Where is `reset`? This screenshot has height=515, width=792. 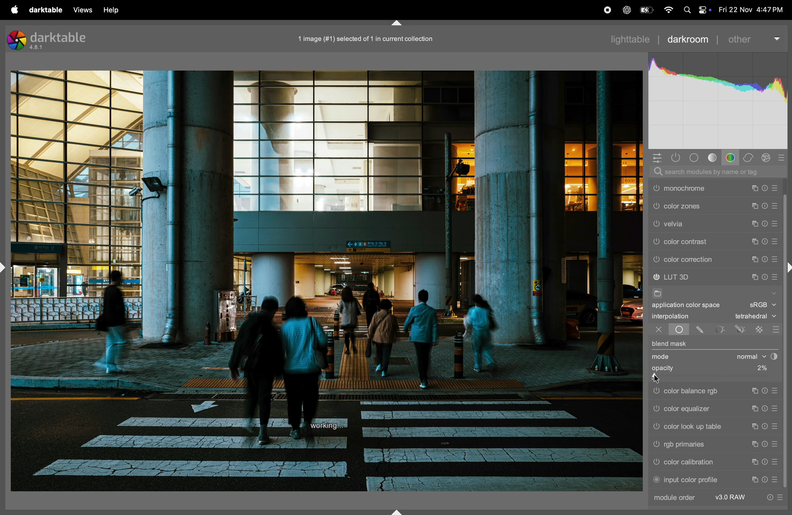 reset is located at coordinates (765, 445).